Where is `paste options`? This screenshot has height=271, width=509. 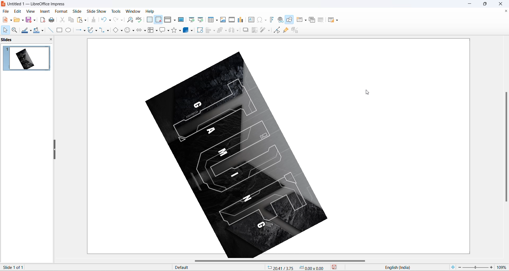 paste options is located at coordinates (85, 19).